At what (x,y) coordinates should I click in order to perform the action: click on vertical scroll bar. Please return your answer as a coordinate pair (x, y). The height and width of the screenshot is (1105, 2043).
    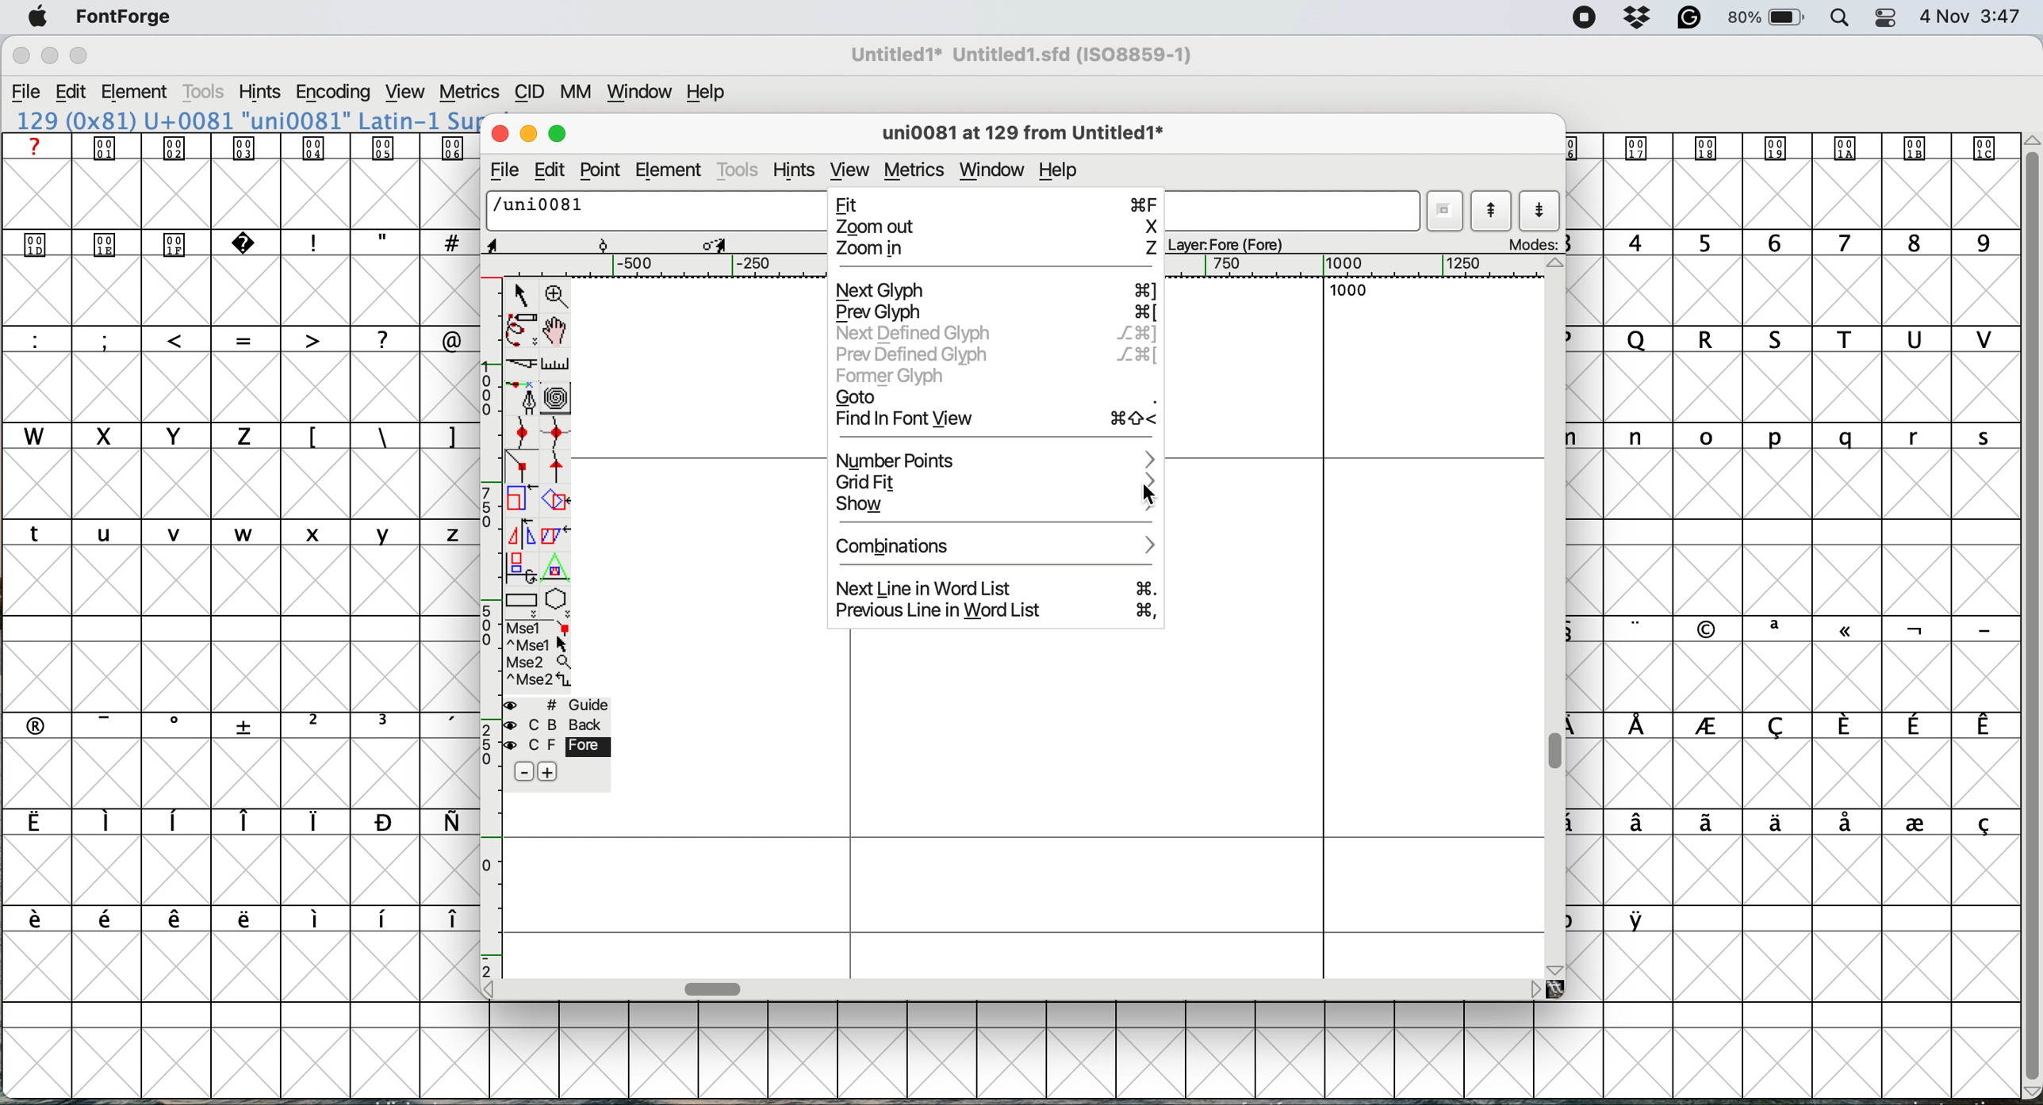
    Looking at the image, I should click on (1560, 748).